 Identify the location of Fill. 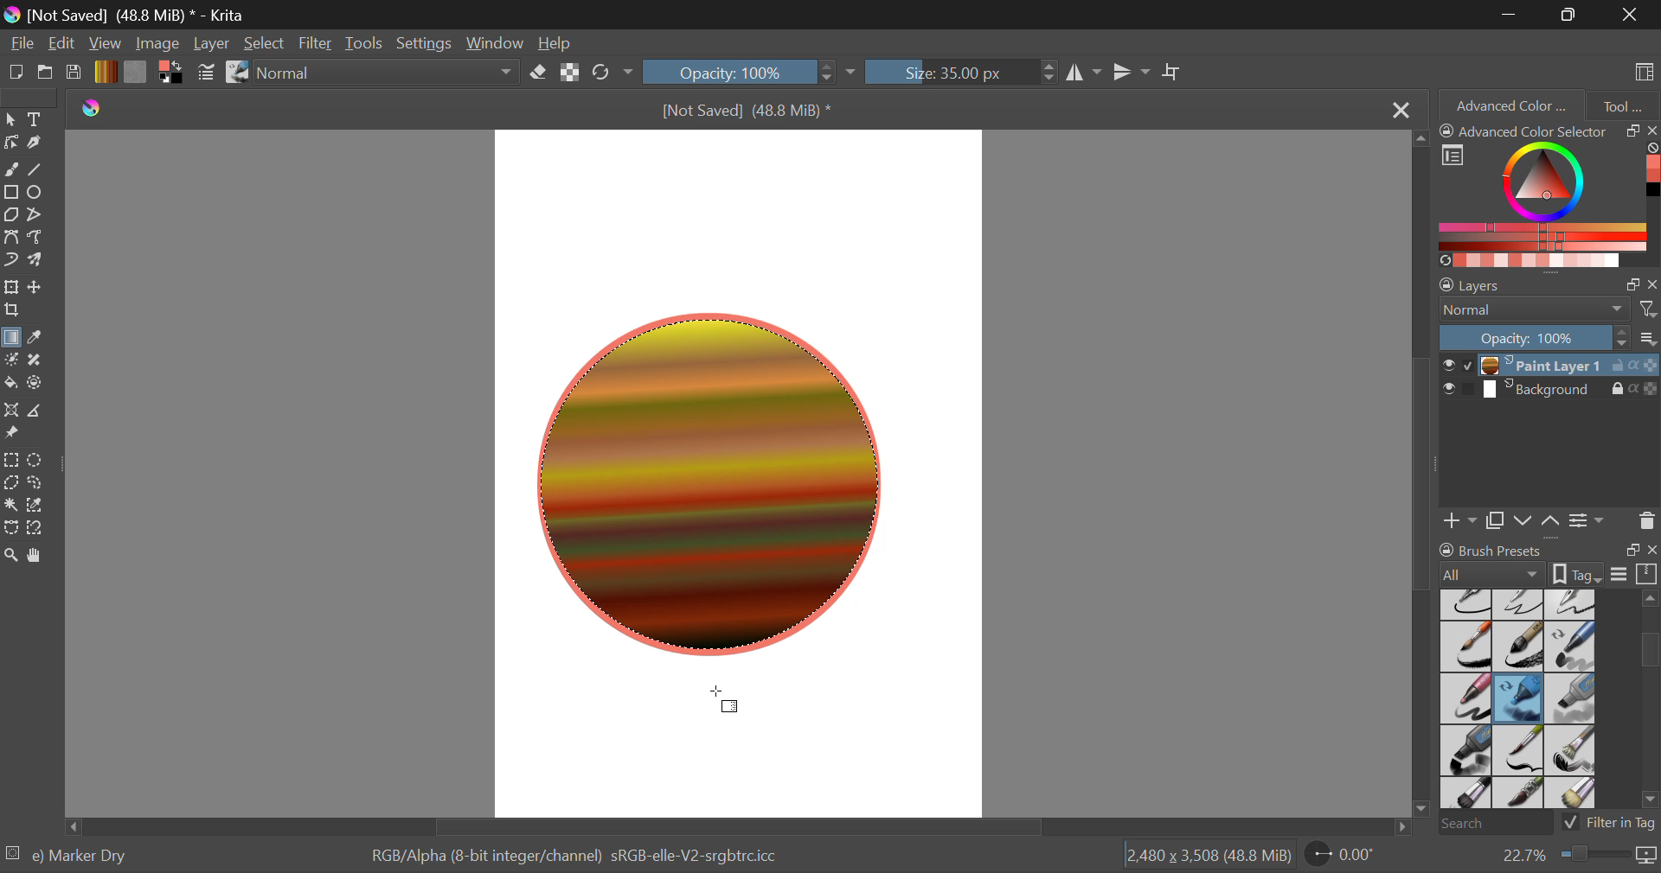
(10, 380).